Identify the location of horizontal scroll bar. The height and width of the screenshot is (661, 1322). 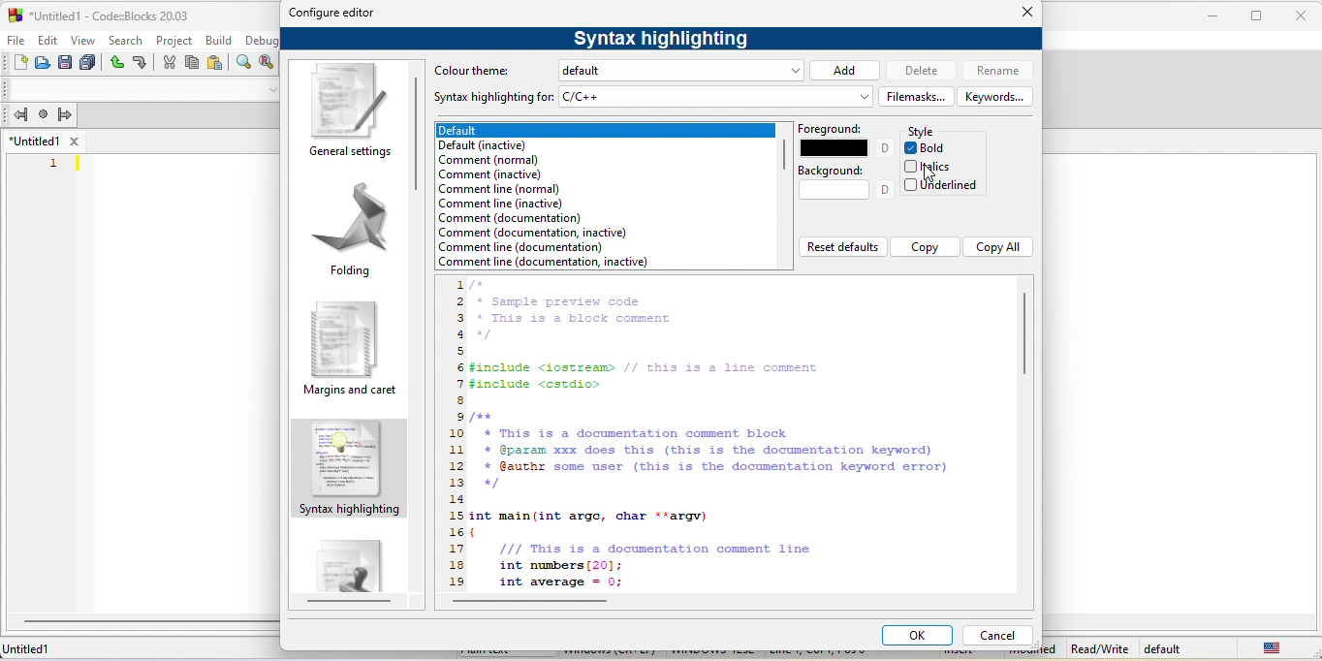
(150, 621).